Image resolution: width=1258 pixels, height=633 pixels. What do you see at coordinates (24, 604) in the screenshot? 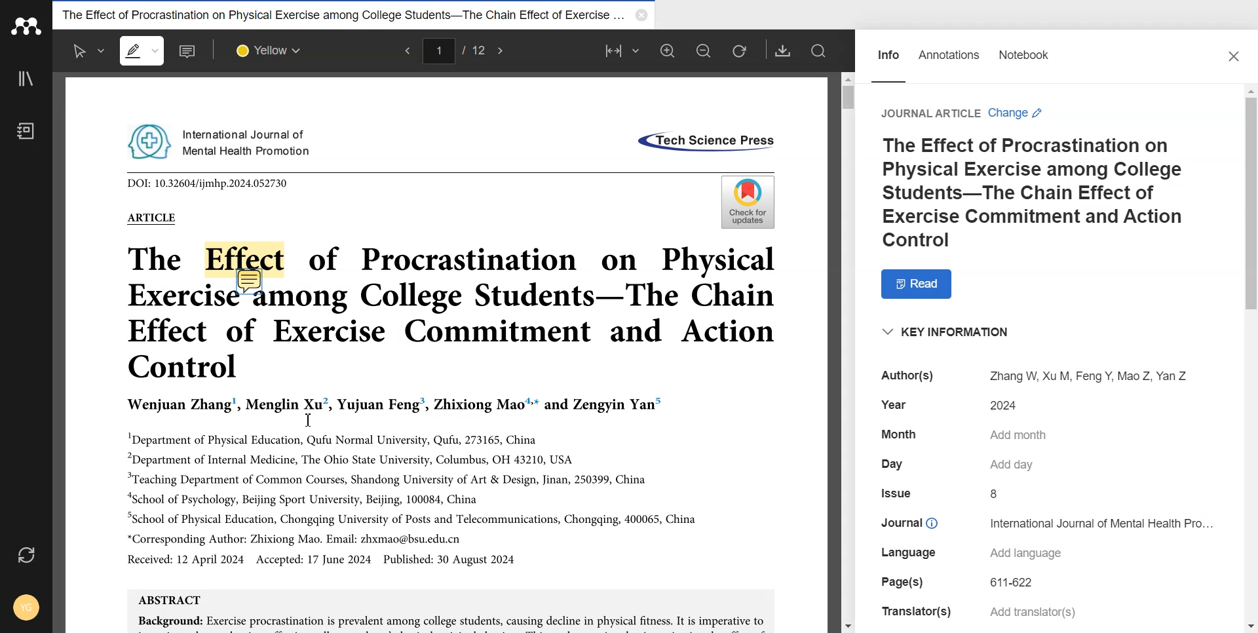
I see `Account` at bounding box center [24, 604].